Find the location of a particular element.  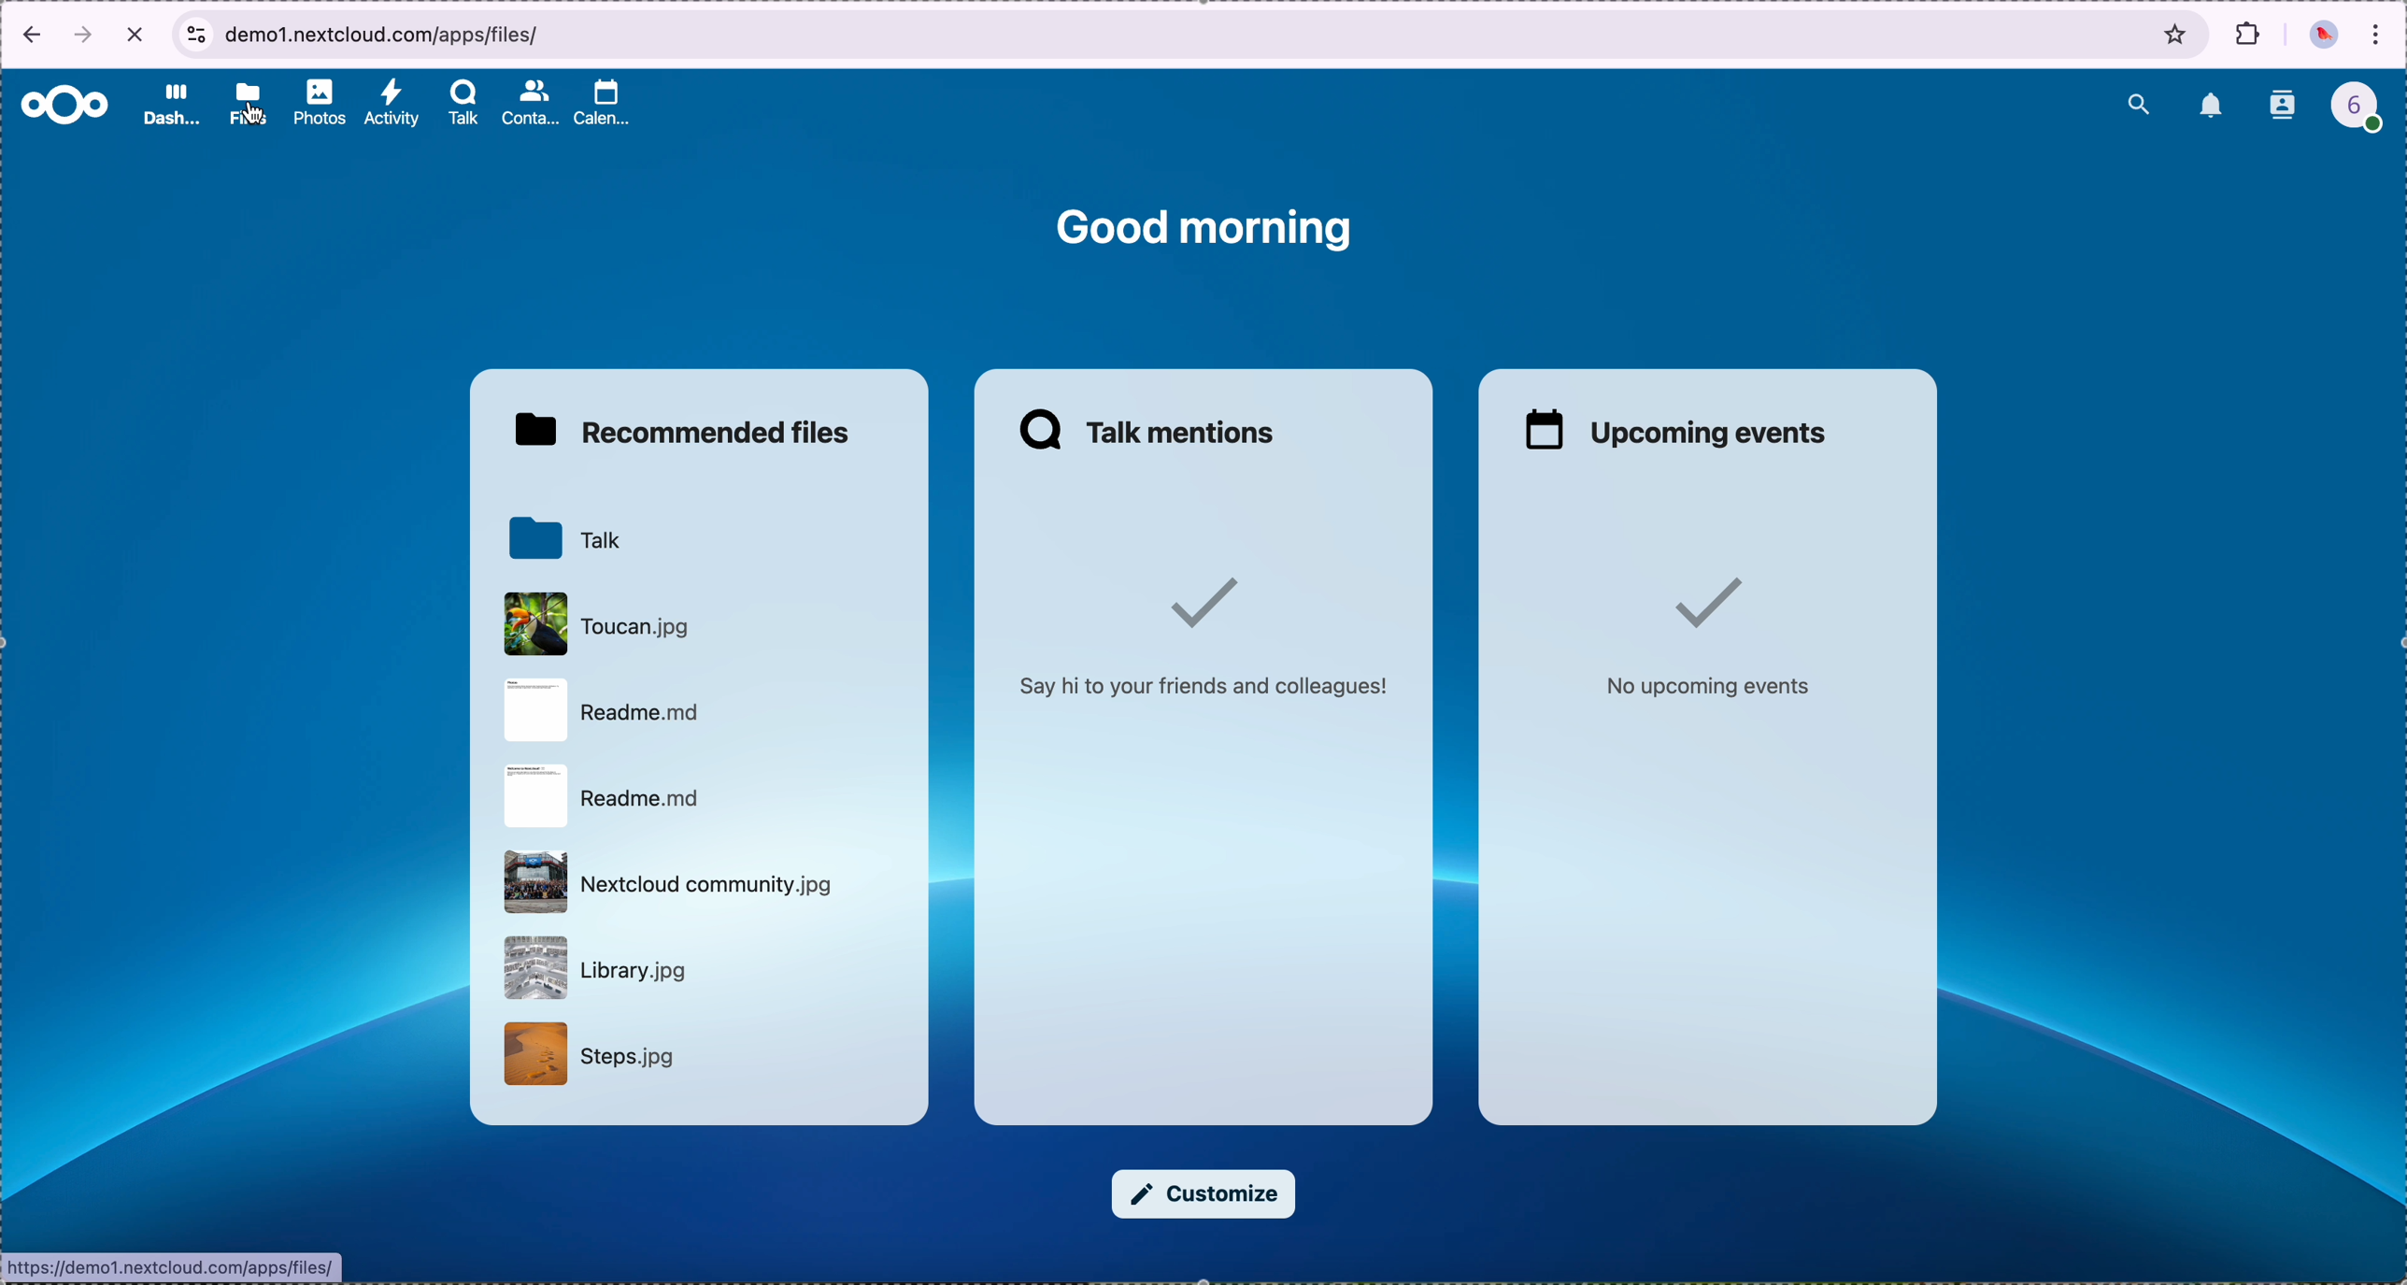

cancel is located at coordinates (138, 33).